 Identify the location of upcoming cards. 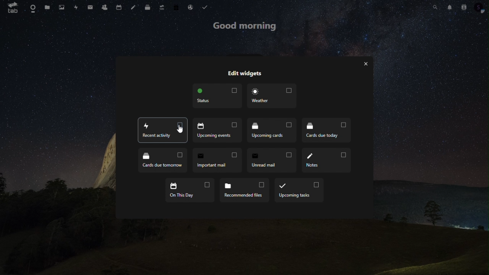
(272, 130).